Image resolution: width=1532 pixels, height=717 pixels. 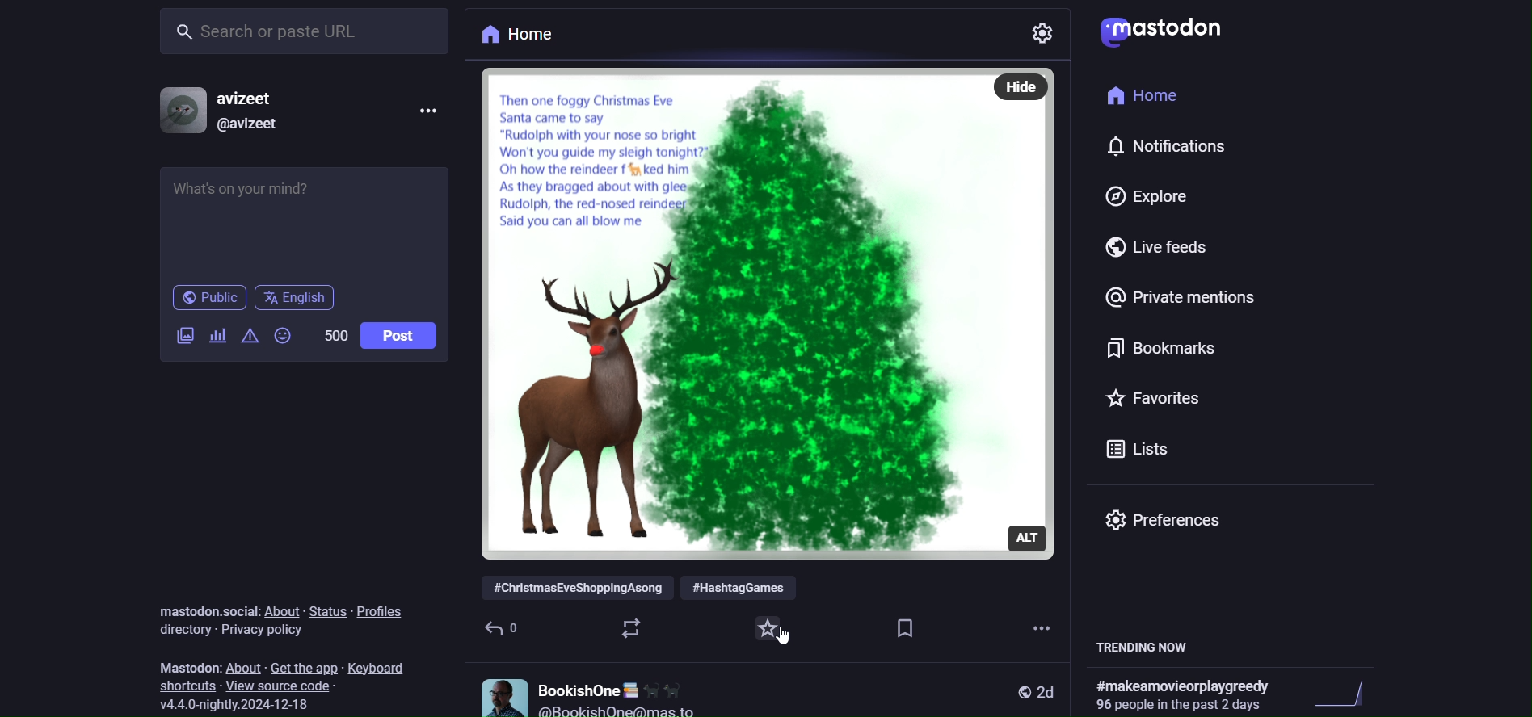 I want to click on poll, so click(x=217, y=334).